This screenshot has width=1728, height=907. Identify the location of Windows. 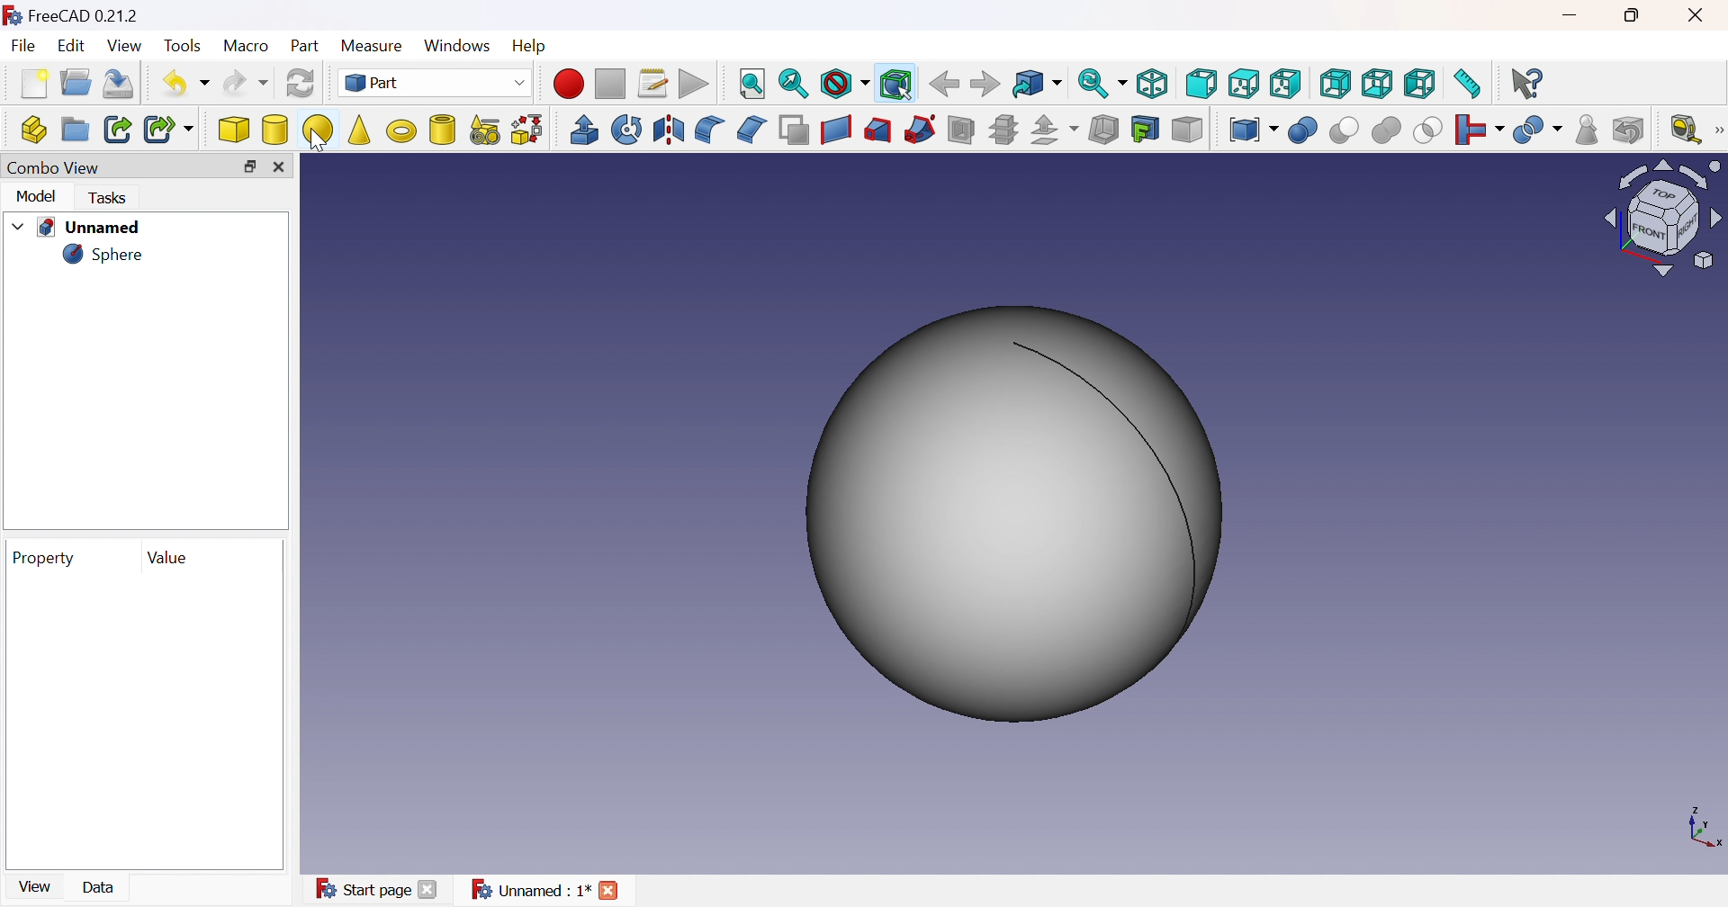
(459, 49).